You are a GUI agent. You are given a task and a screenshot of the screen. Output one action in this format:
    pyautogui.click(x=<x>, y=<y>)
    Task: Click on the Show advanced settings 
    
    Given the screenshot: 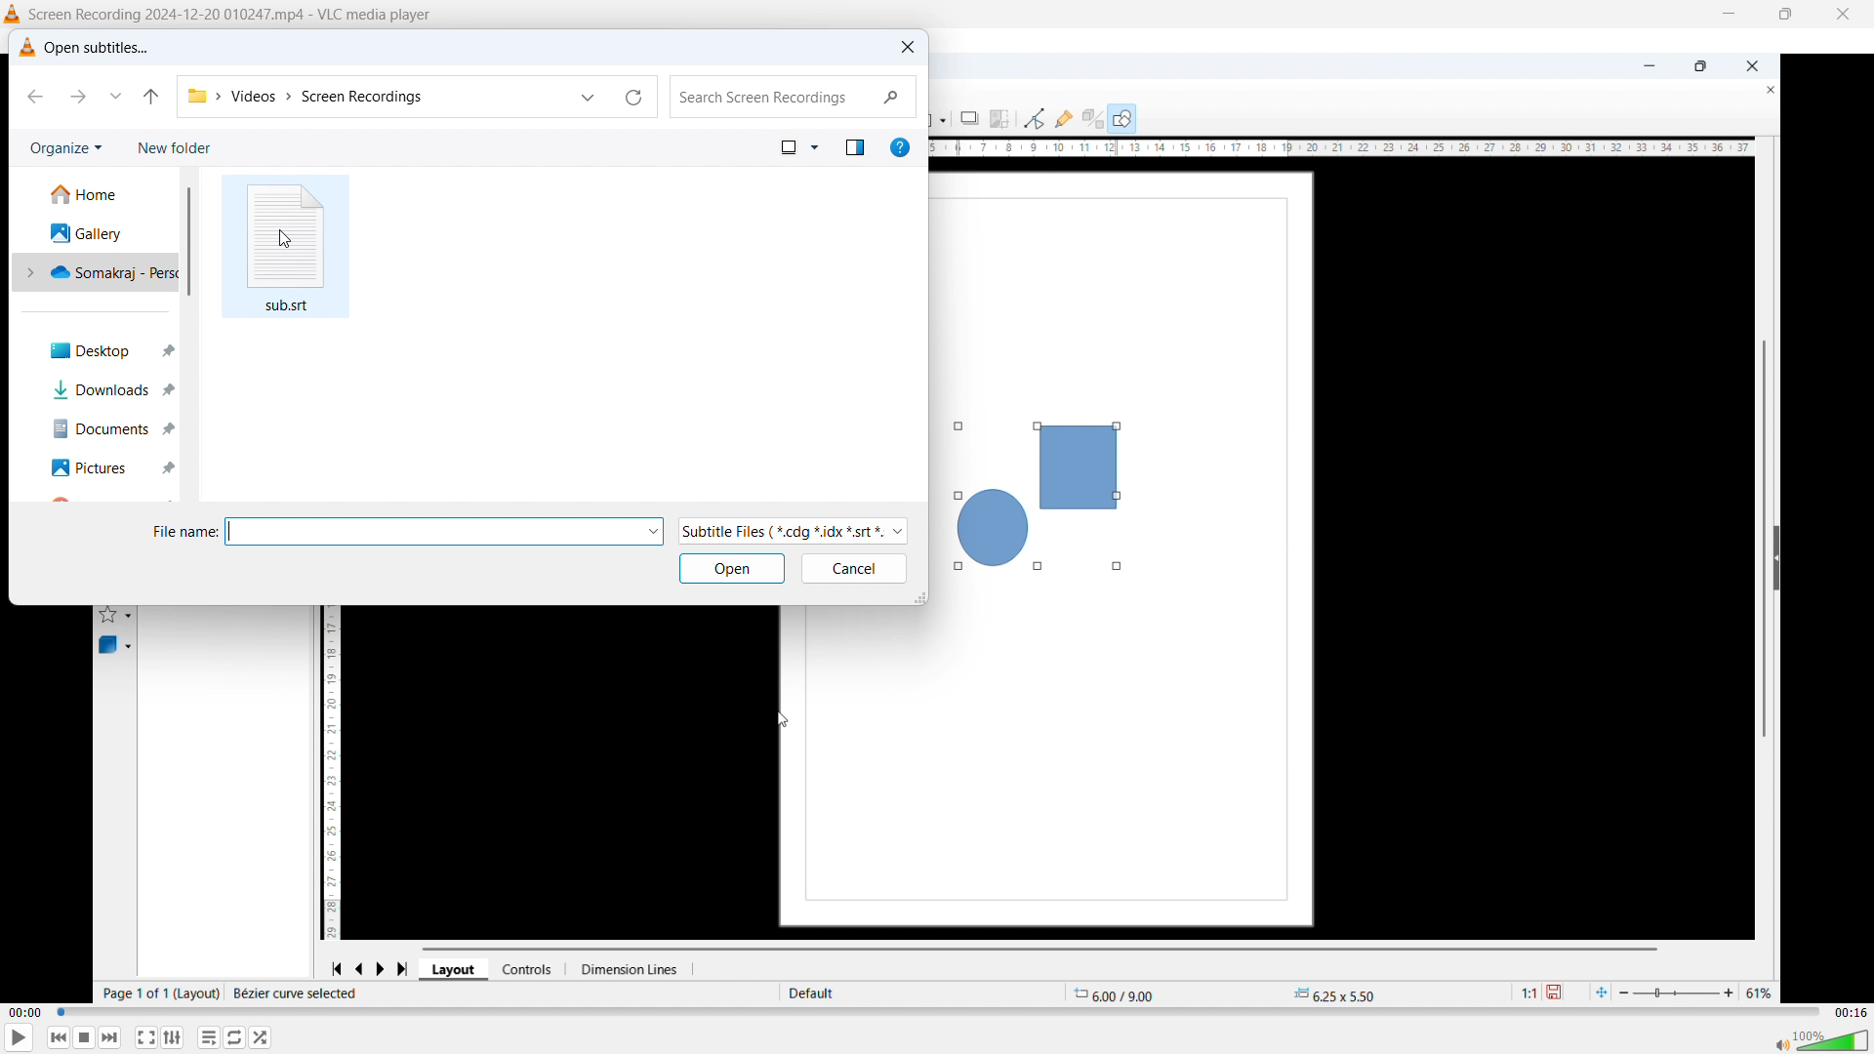 What is the action you would take?
    pyautogui.click(x=173, y=1037)
    